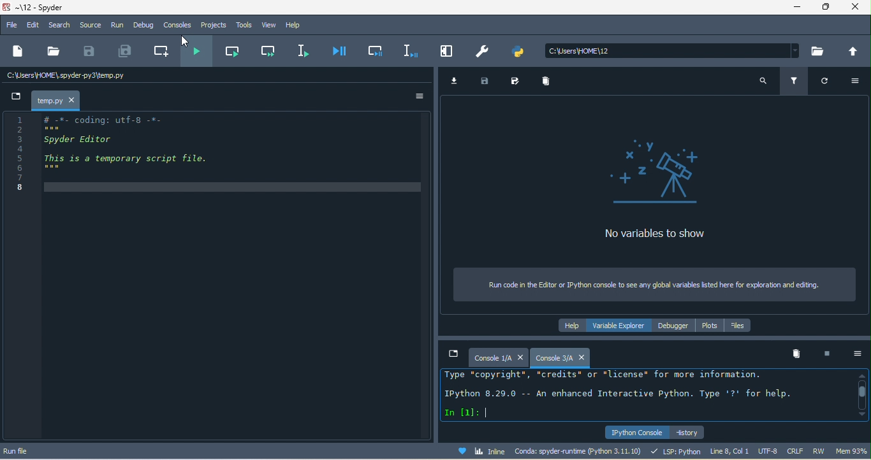 The height and width of the screenshot is (460, 871). I want to click on browse, so click(819, 50).